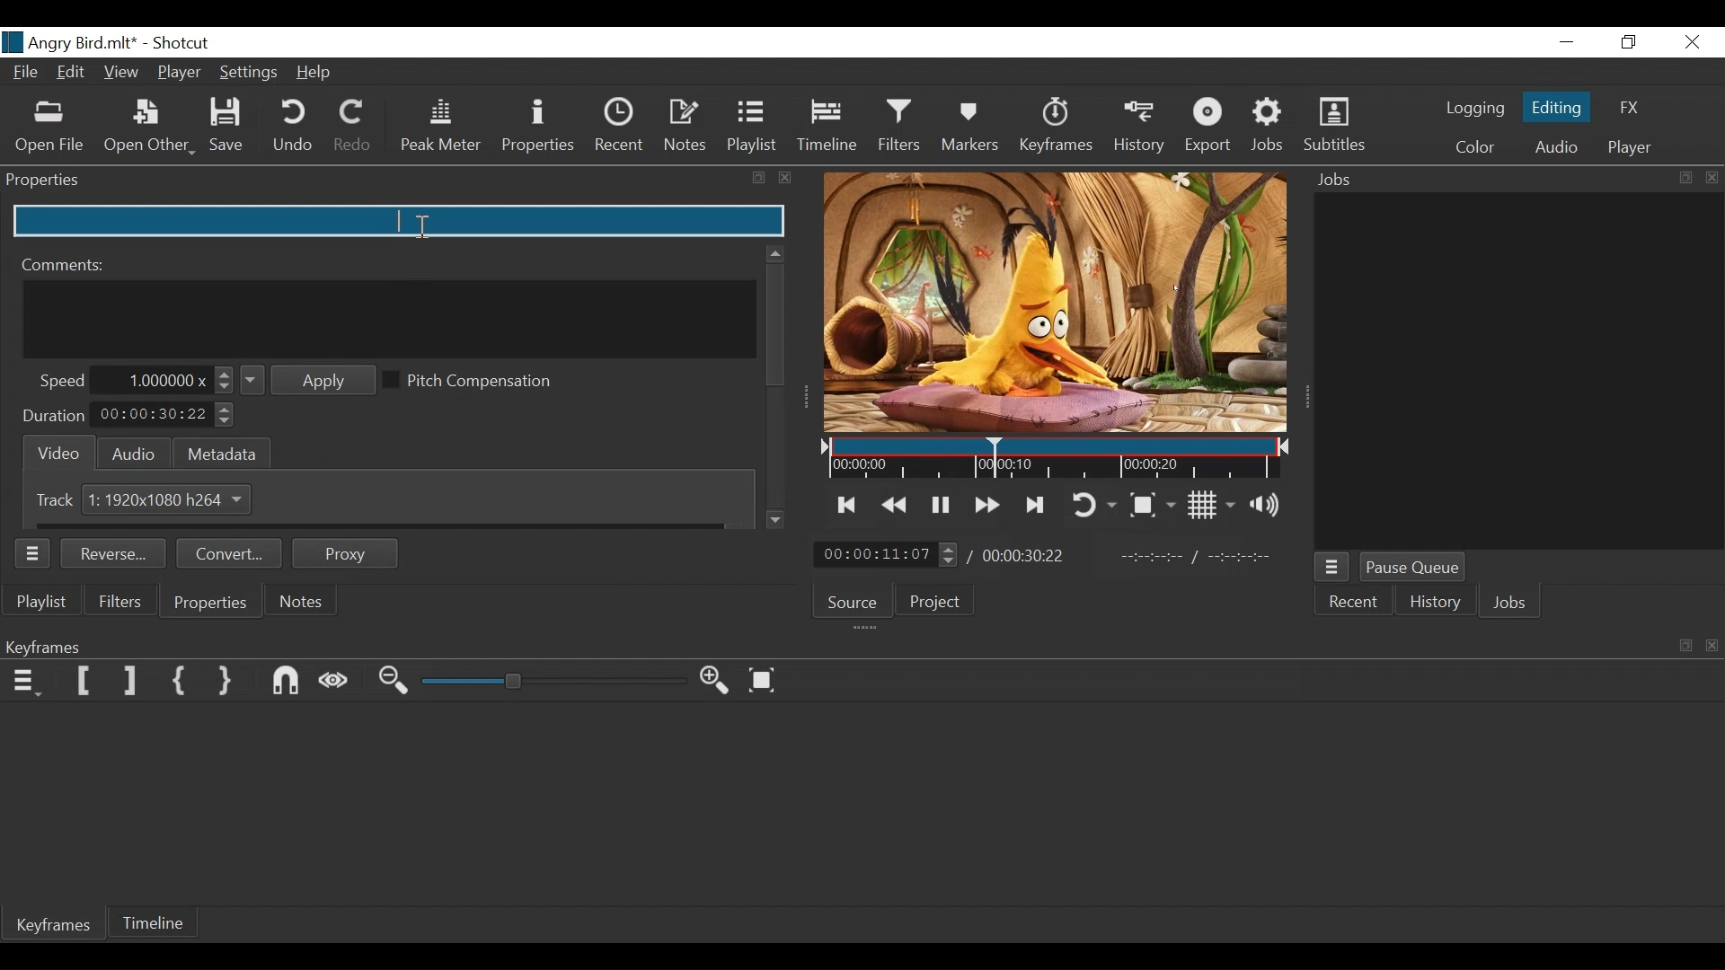  I want to click on Pause Queue, so click(1415, 567).